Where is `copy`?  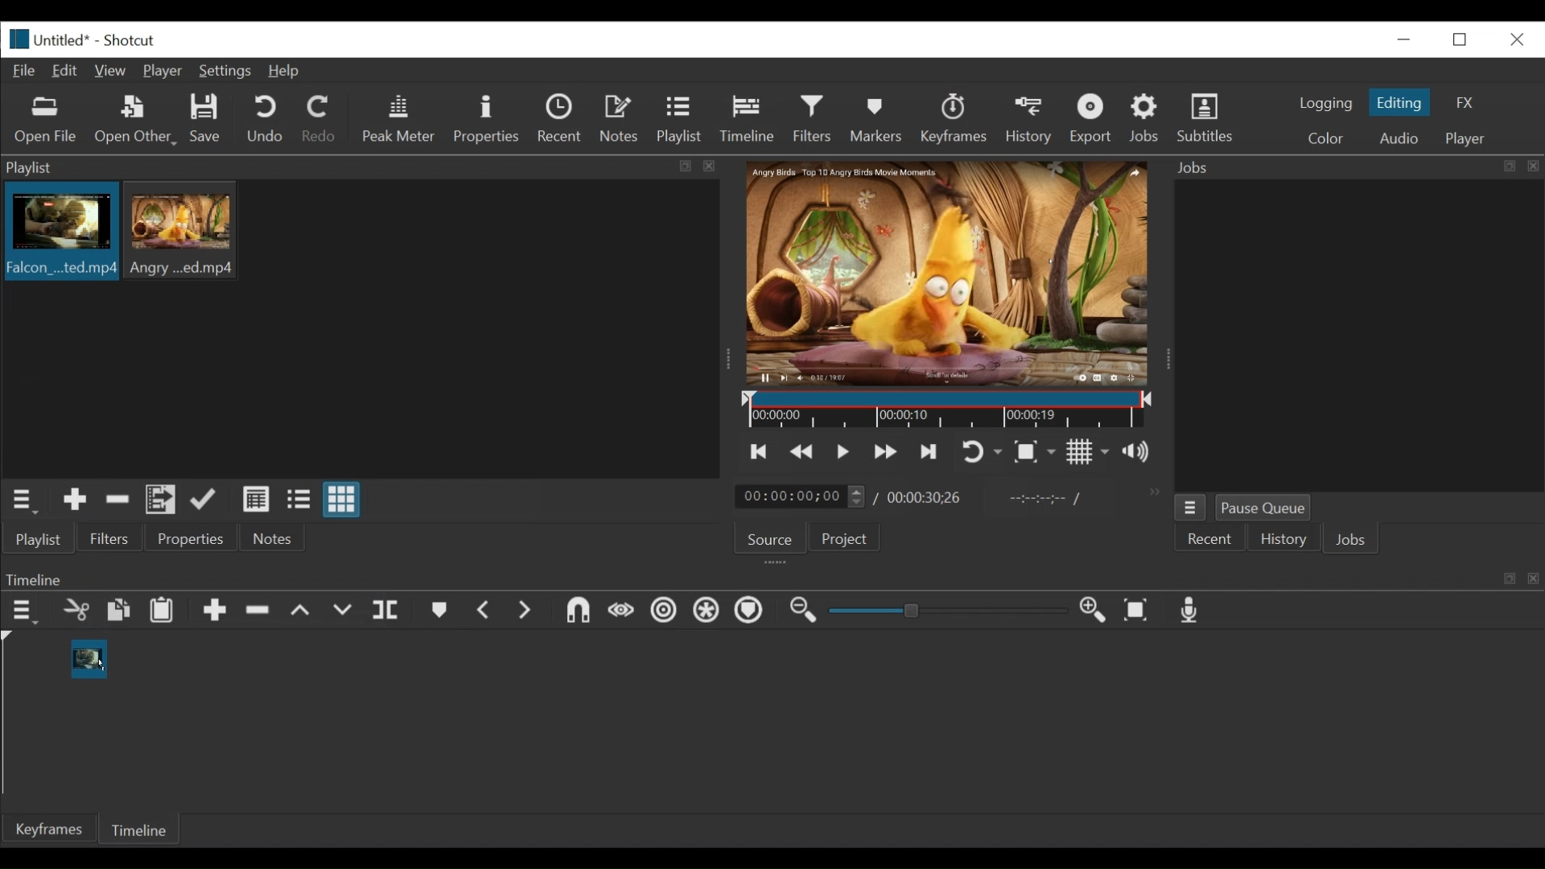 copy is located at coordinates (120, 612).